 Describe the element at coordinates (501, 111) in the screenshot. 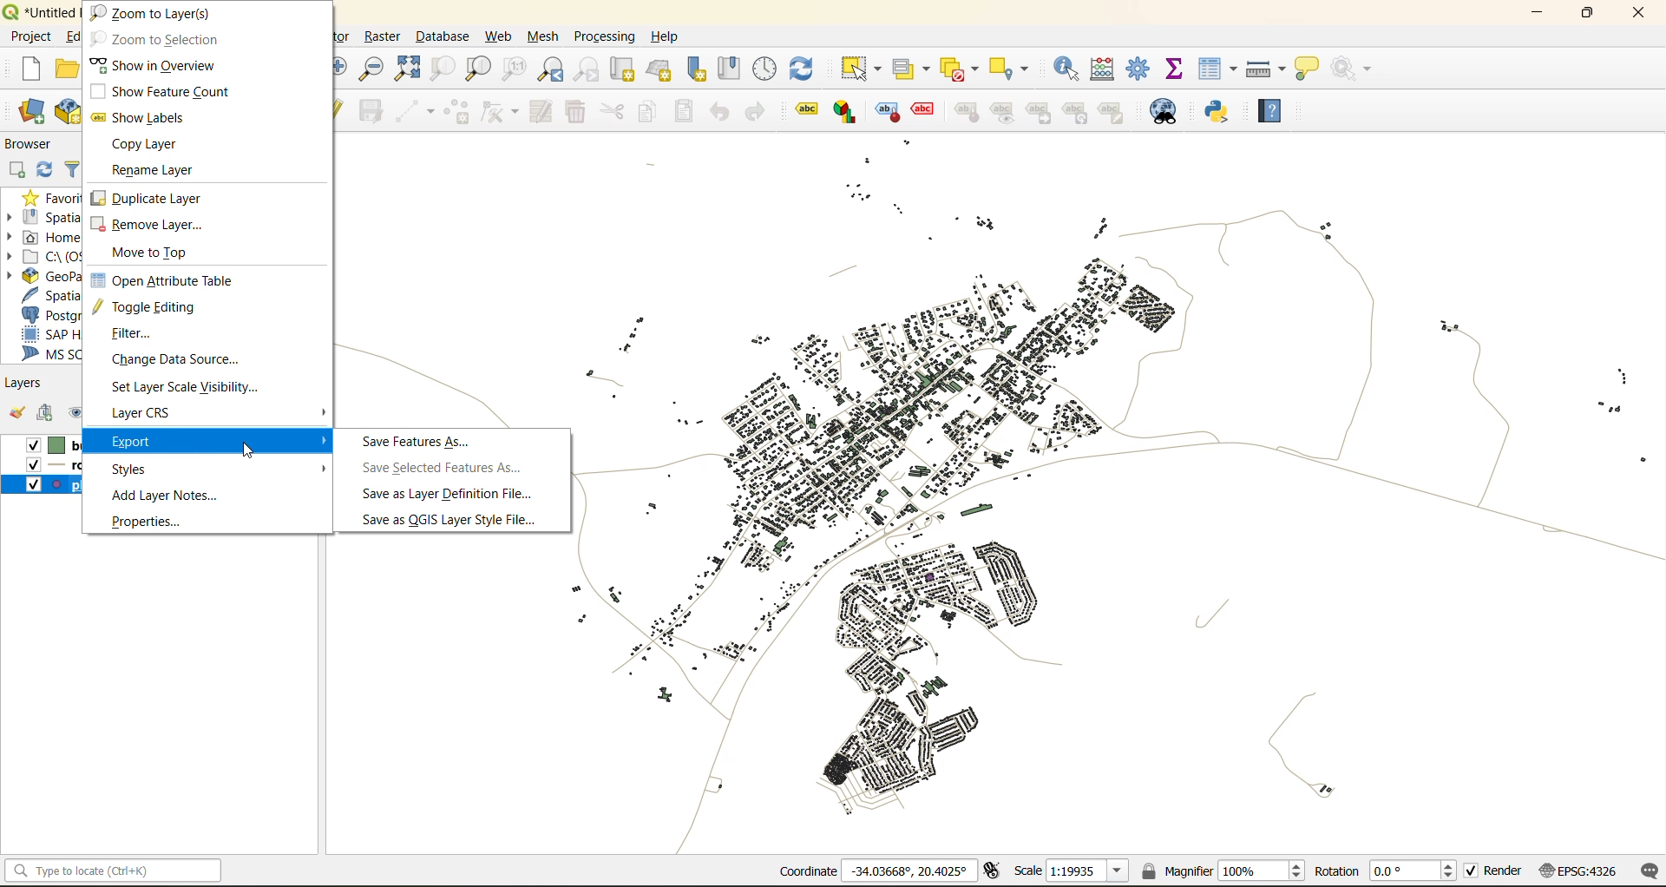

I see `vertex tools` at that location.